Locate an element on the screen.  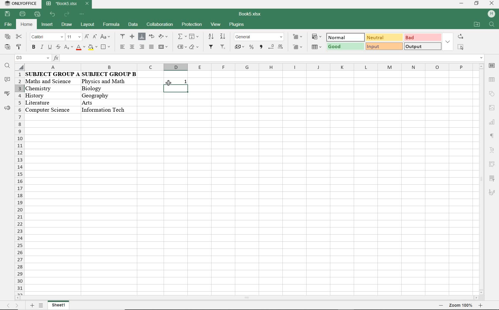
fill is located at coordinates (194, 36).